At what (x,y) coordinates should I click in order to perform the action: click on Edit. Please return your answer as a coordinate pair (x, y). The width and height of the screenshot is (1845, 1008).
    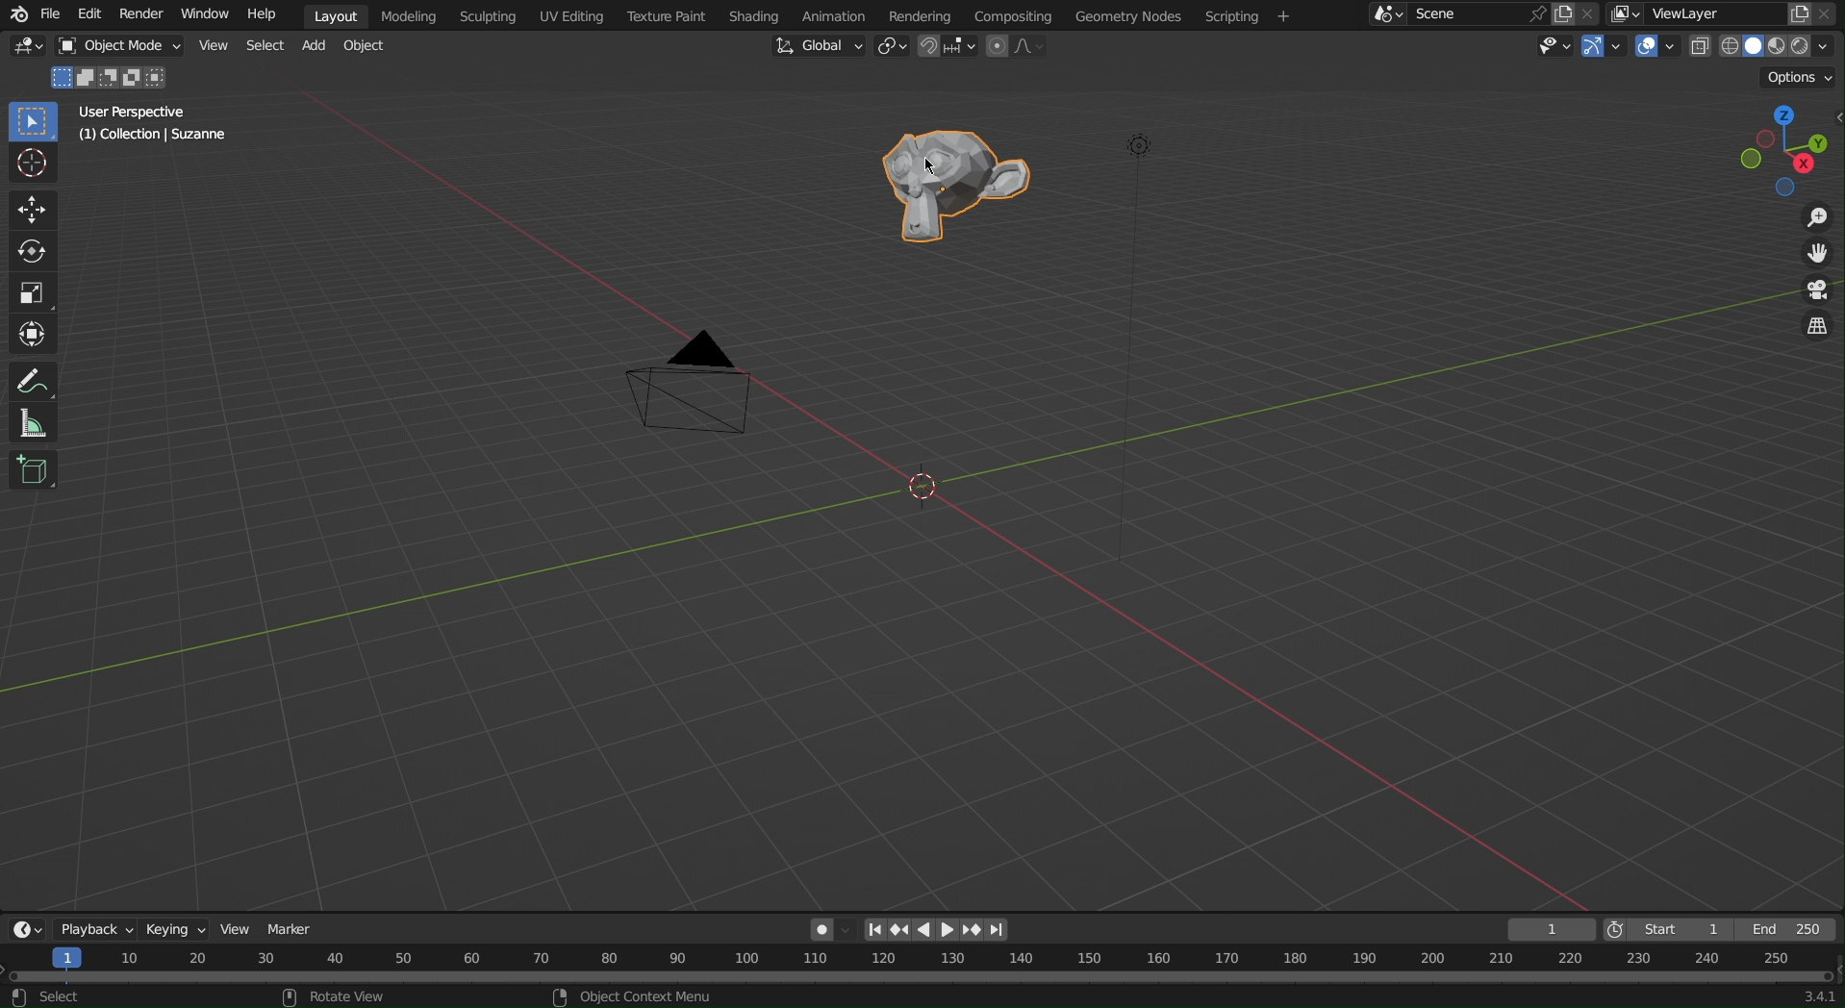
    Looking at the image, I should click on (94, 17).